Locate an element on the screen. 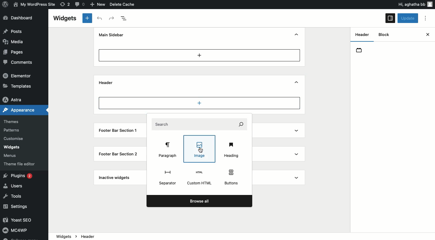  Collapse menu is located at coordinates (20, 238).